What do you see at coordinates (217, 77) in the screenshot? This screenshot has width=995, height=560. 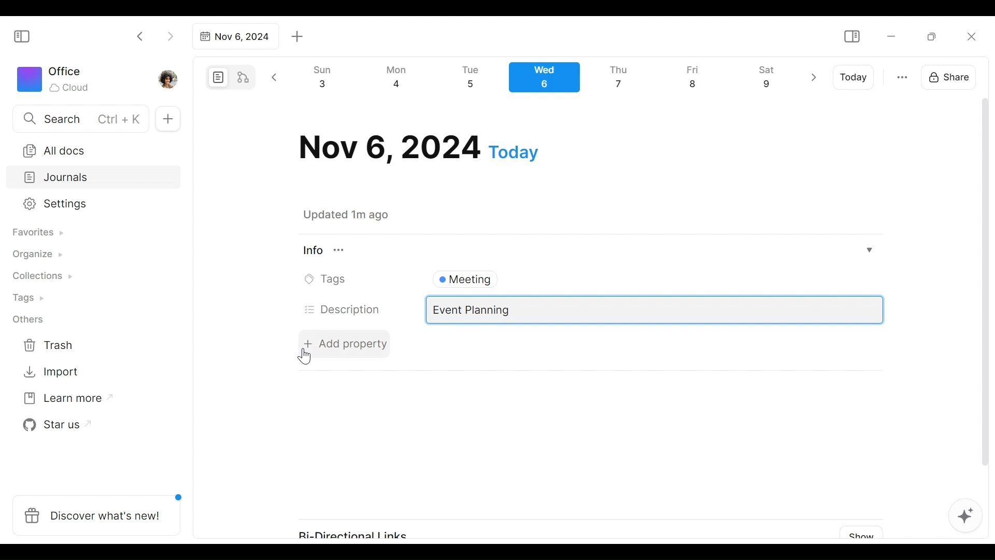 I see `Page mode` at bounding box center [217, 77].